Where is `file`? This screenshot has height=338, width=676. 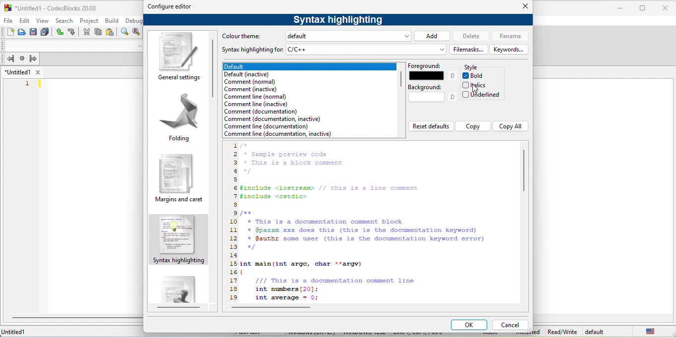 file is located at coordinates (7, 20).